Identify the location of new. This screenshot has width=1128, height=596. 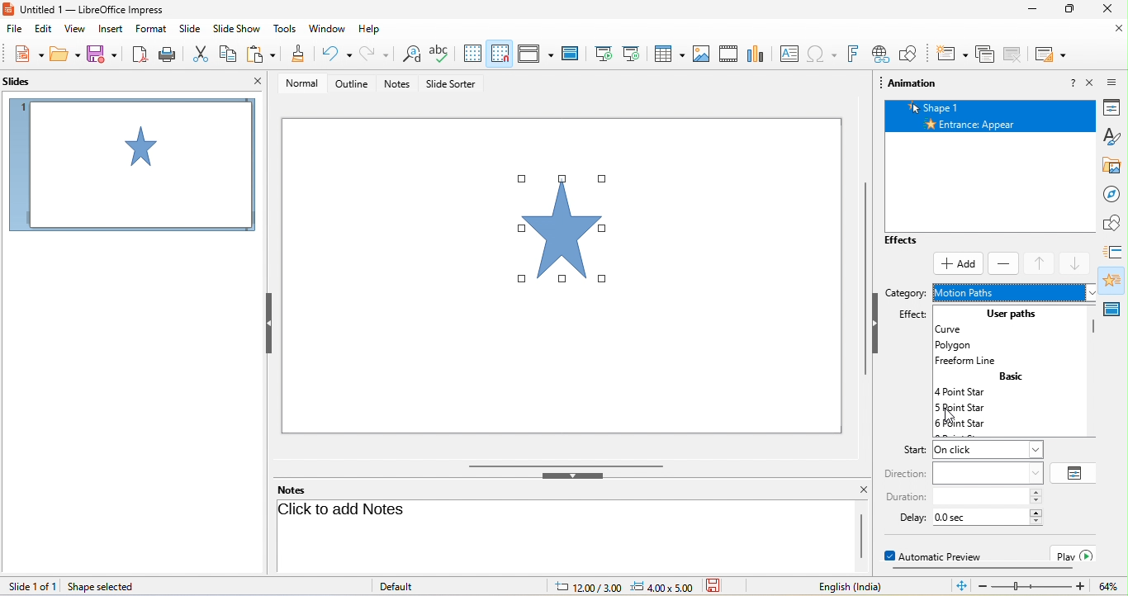
(27, 54).